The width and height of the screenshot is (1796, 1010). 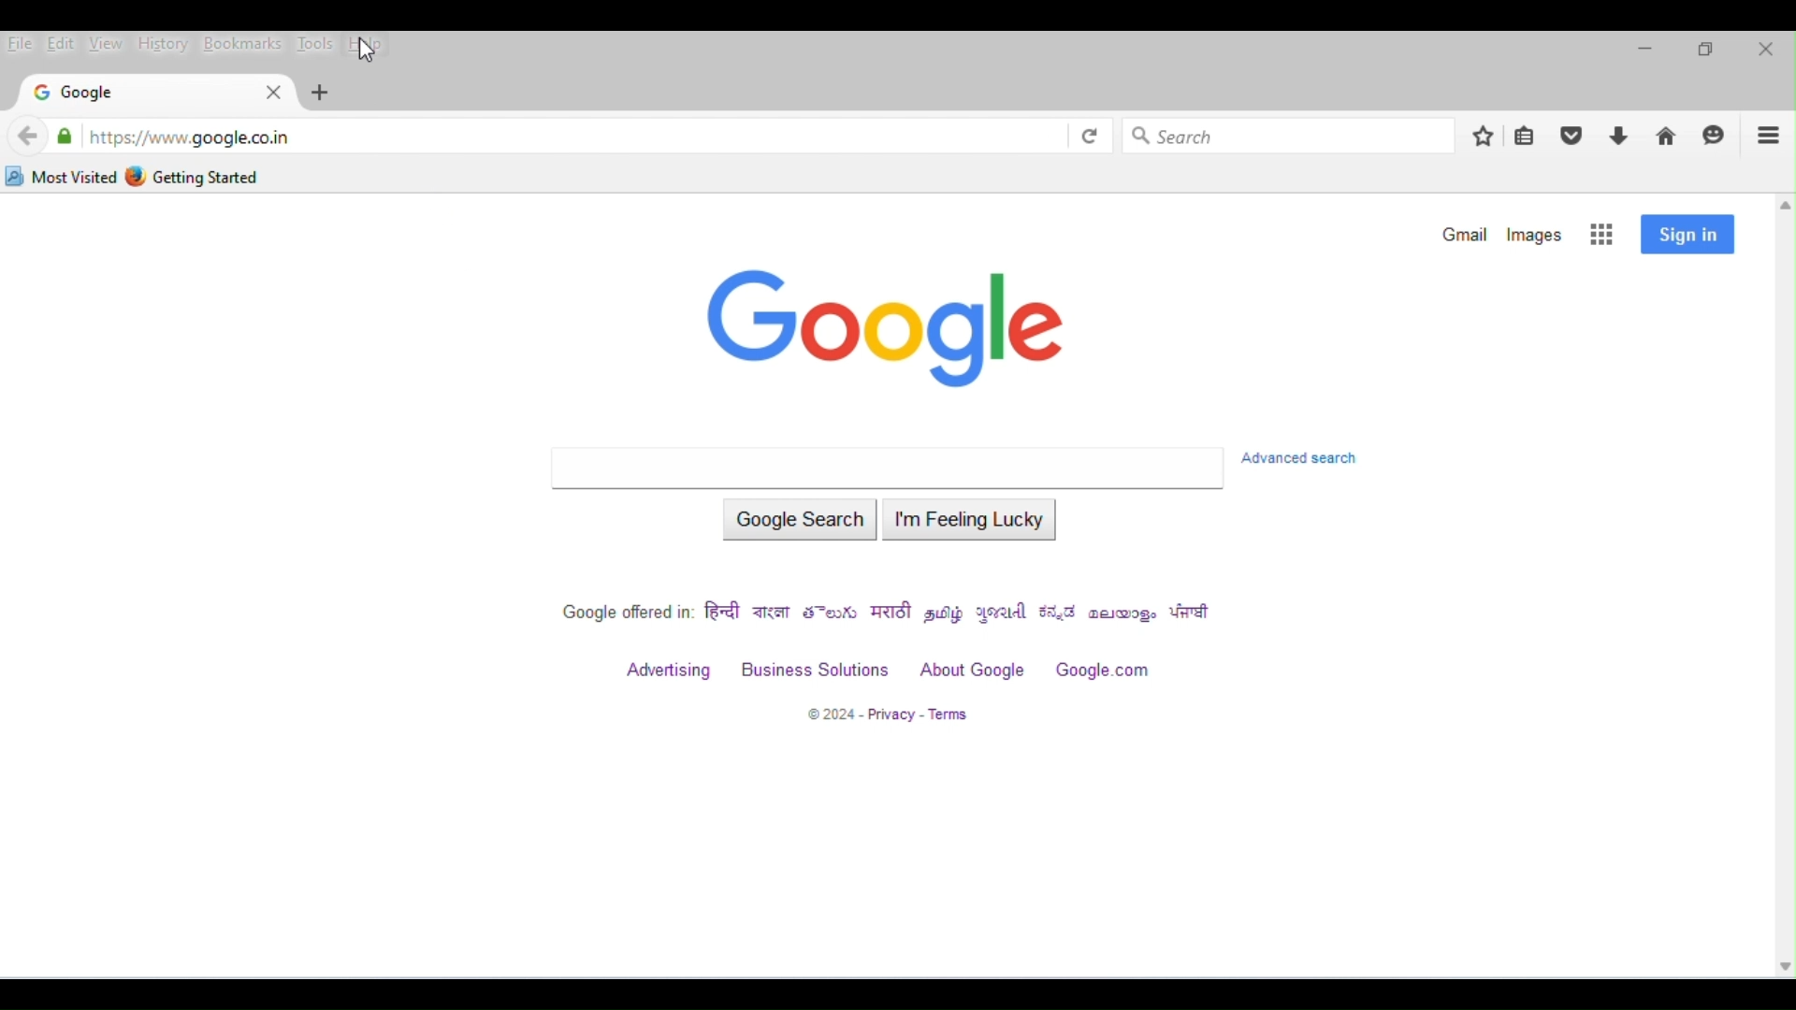 I want to click on google, so click(x=77, y=94).